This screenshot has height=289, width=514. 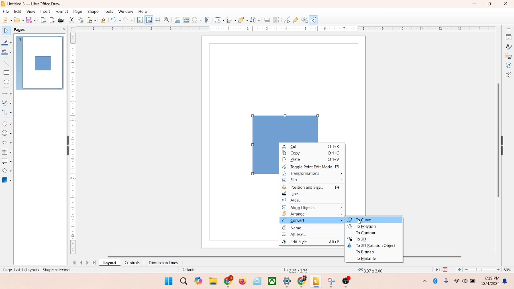 I want to click on page 1, so click(x=40, y=62).